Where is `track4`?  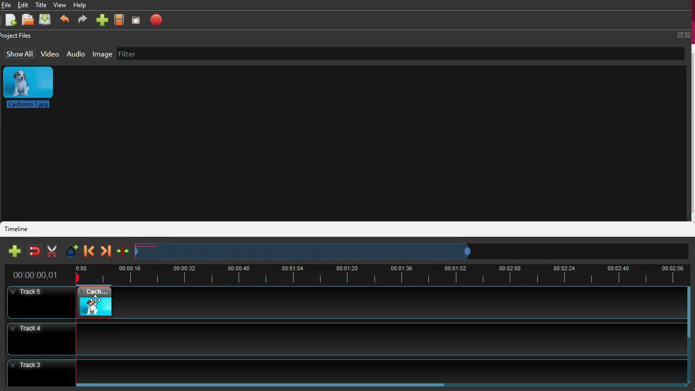 track4 is located at coordinates (341, 338).